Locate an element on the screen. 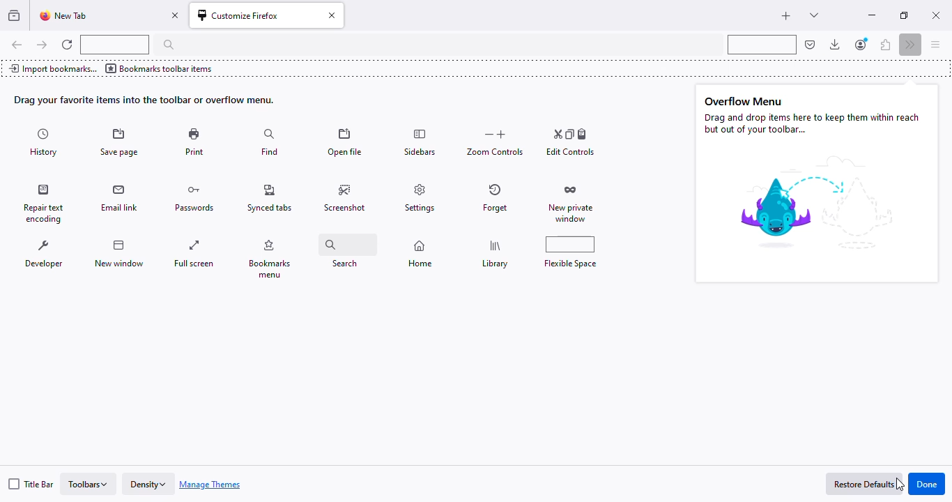 This screenshot has width=952, height=502. drag your favorite items into the toolbar or overflow menu. is located at coordinates (144, 100).